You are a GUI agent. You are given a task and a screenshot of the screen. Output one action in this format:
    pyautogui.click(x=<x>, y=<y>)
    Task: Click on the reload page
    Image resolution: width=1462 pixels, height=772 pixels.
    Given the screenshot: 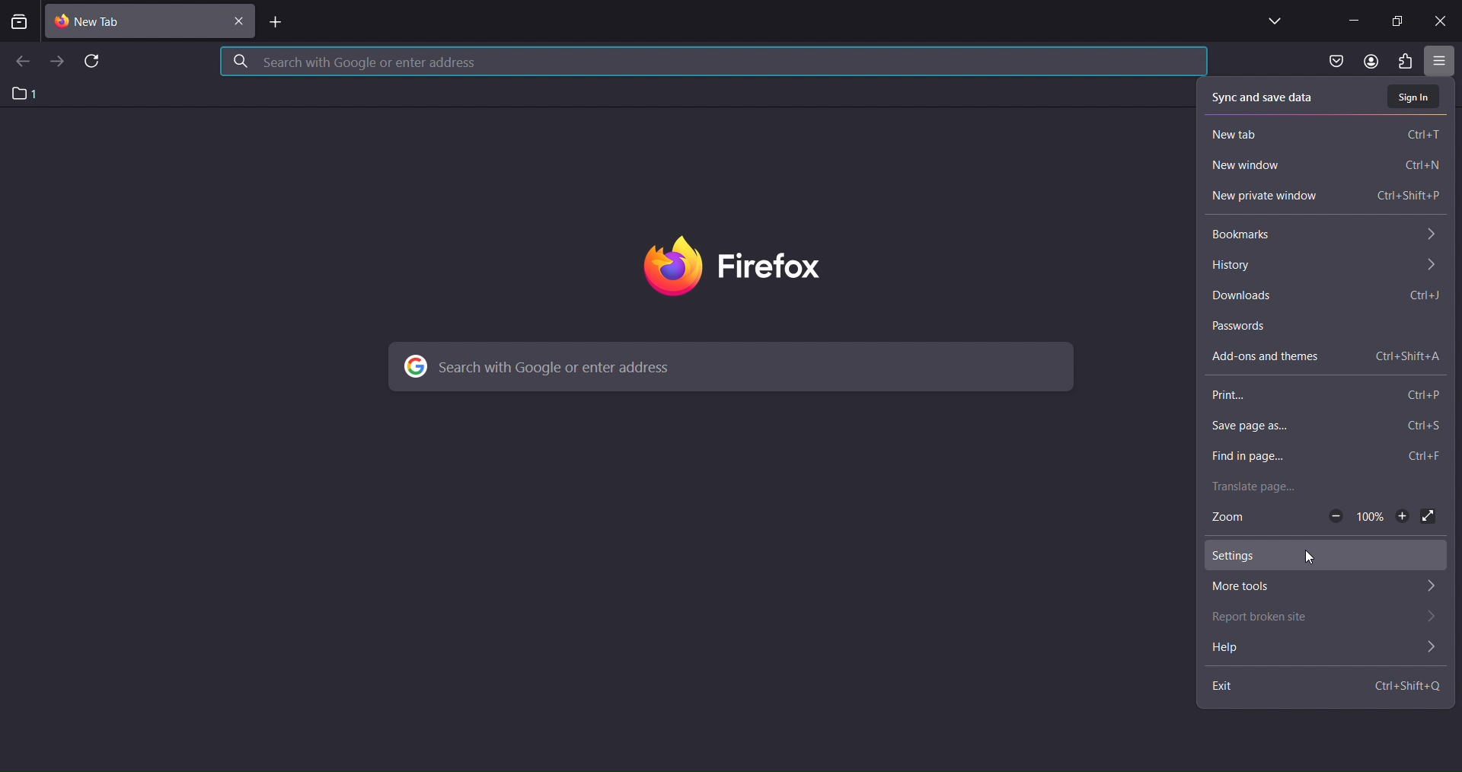 What is the action you would take?
    pyautogui.click(x=93, y=65)
    